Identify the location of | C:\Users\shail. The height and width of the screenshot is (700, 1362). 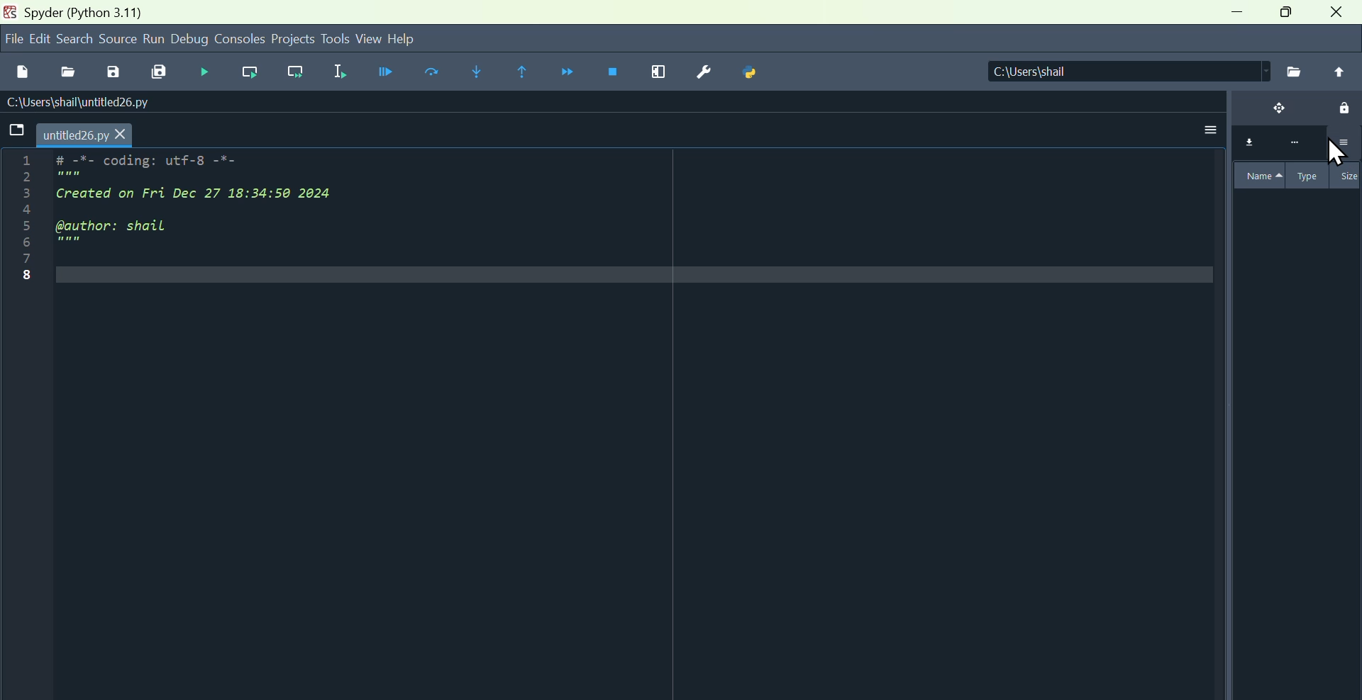
(1110, 72).